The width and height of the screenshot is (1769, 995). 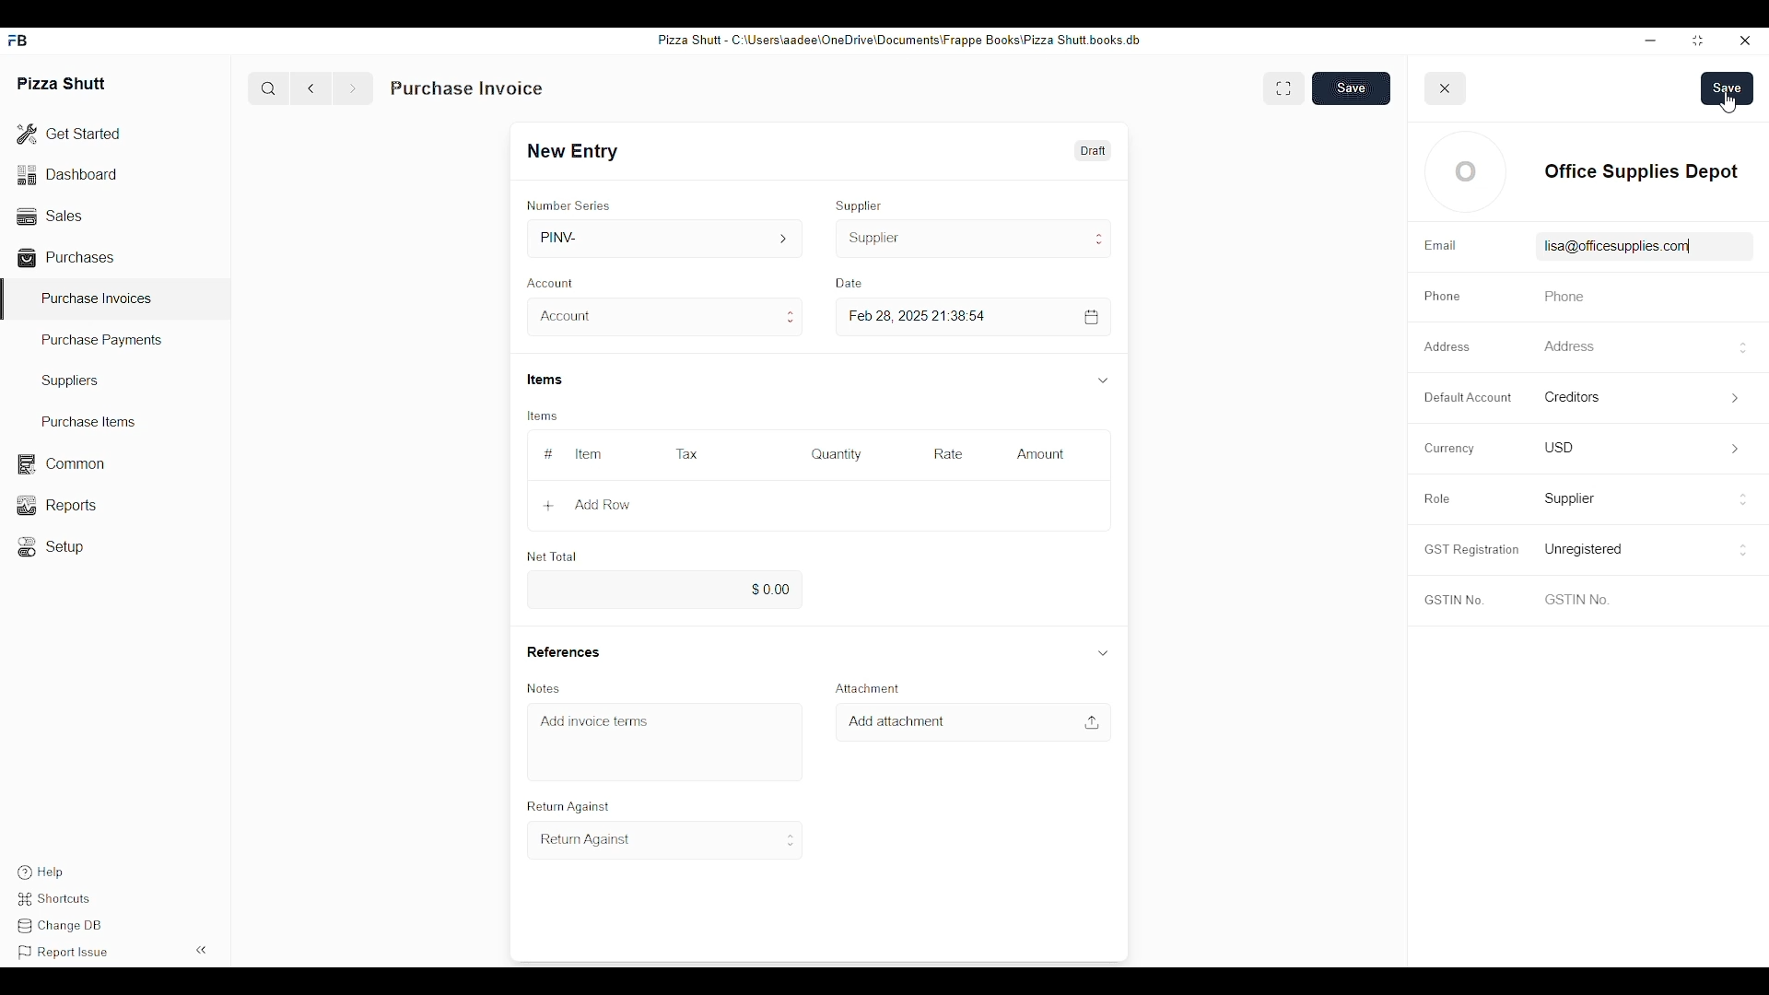 What do you see at coordinates (852, 283) in the screenshot?
I see `Date` at bounding box center [852, 283].